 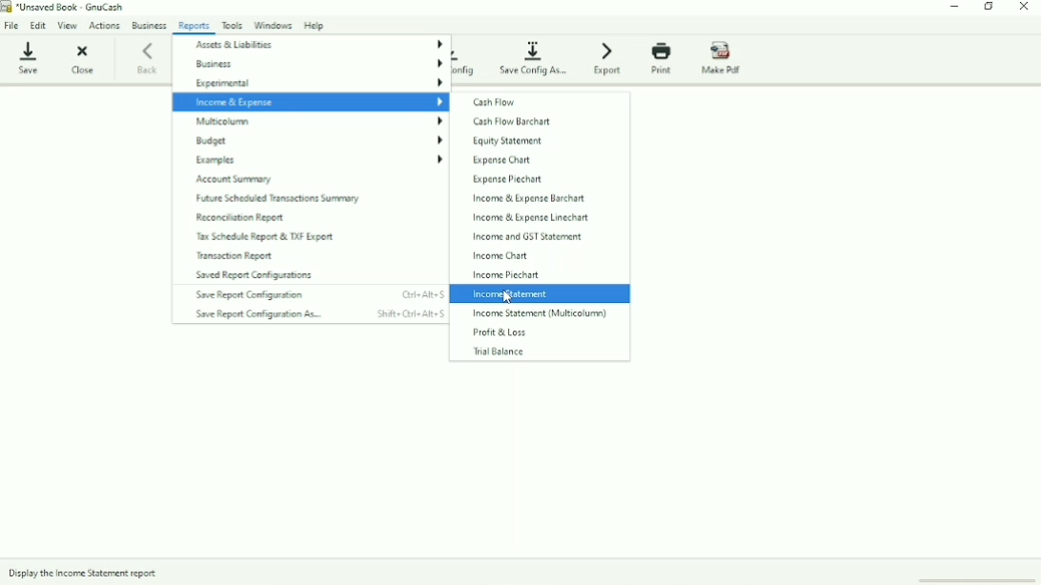 I want to click on Display the income statement report, so click(x=86, y=574).